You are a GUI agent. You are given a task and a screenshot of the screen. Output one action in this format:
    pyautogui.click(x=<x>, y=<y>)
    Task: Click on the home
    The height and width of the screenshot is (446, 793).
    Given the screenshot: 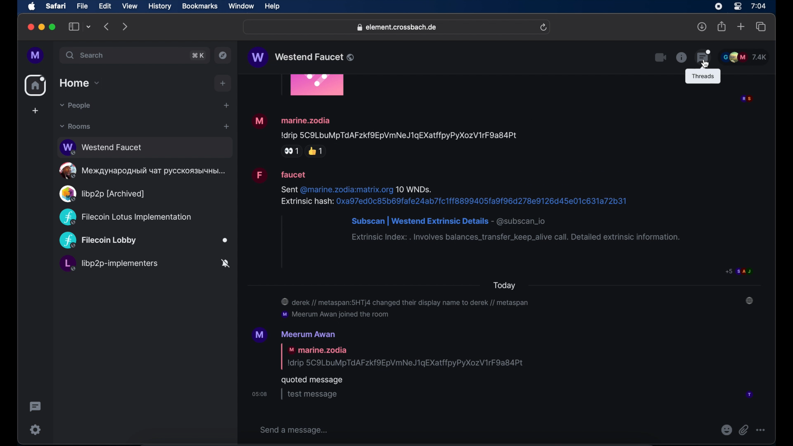 What is the action you would take?
    pyautogui.click(x=36, y=85)
    